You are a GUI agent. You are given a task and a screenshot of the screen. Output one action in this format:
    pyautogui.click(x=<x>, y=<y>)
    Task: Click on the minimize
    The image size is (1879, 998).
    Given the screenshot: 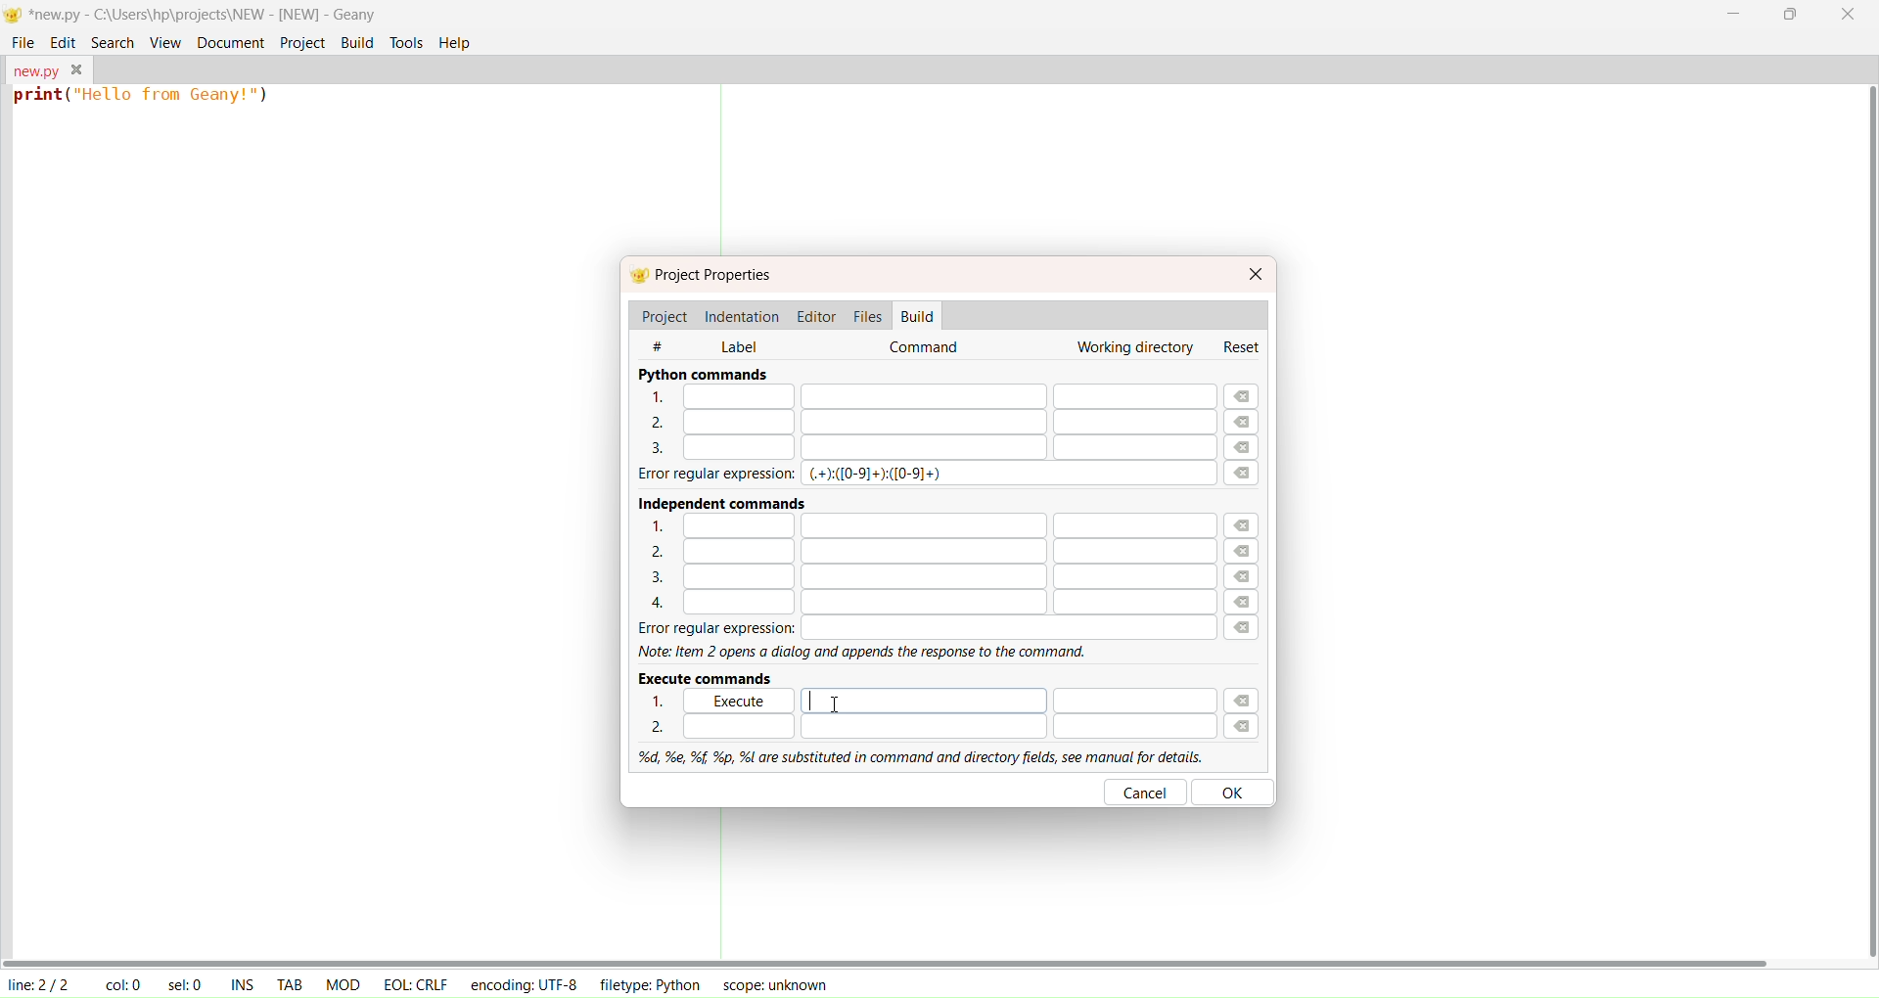 What is the action you would take?
    pyautogui.click(x=1732, y=13)
    